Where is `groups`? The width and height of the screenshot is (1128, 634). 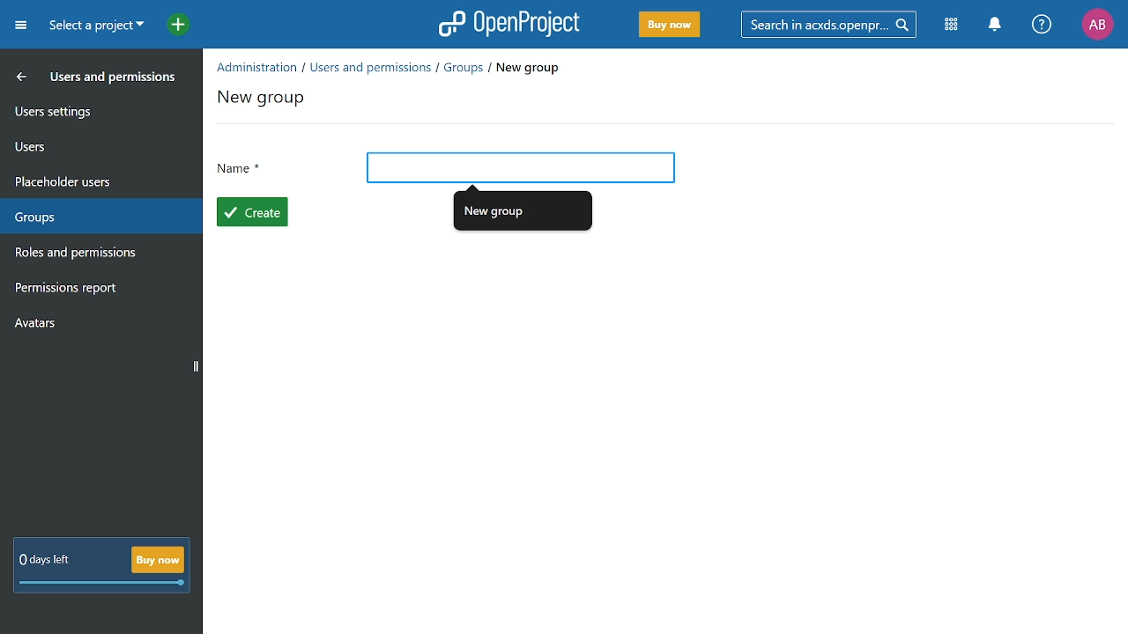
groups is located at coordinates (94, 217).